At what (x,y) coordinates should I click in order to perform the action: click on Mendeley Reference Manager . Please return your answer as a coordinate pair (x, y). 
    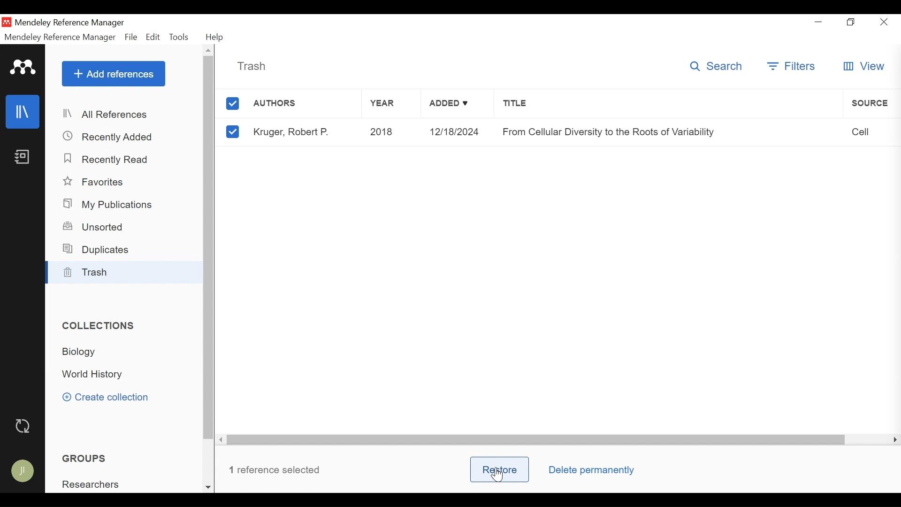
    Looking at the image, I should click on (59, 37).